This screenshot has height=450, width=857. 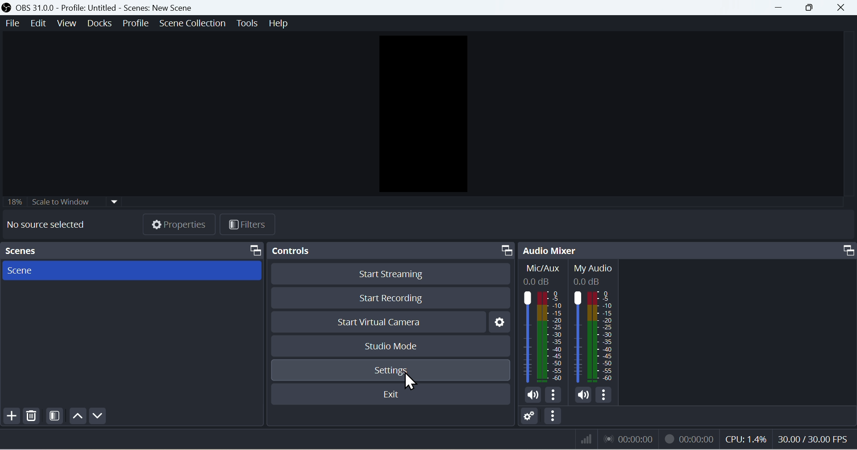 I want to click on Add, so click(x=10, y=418).